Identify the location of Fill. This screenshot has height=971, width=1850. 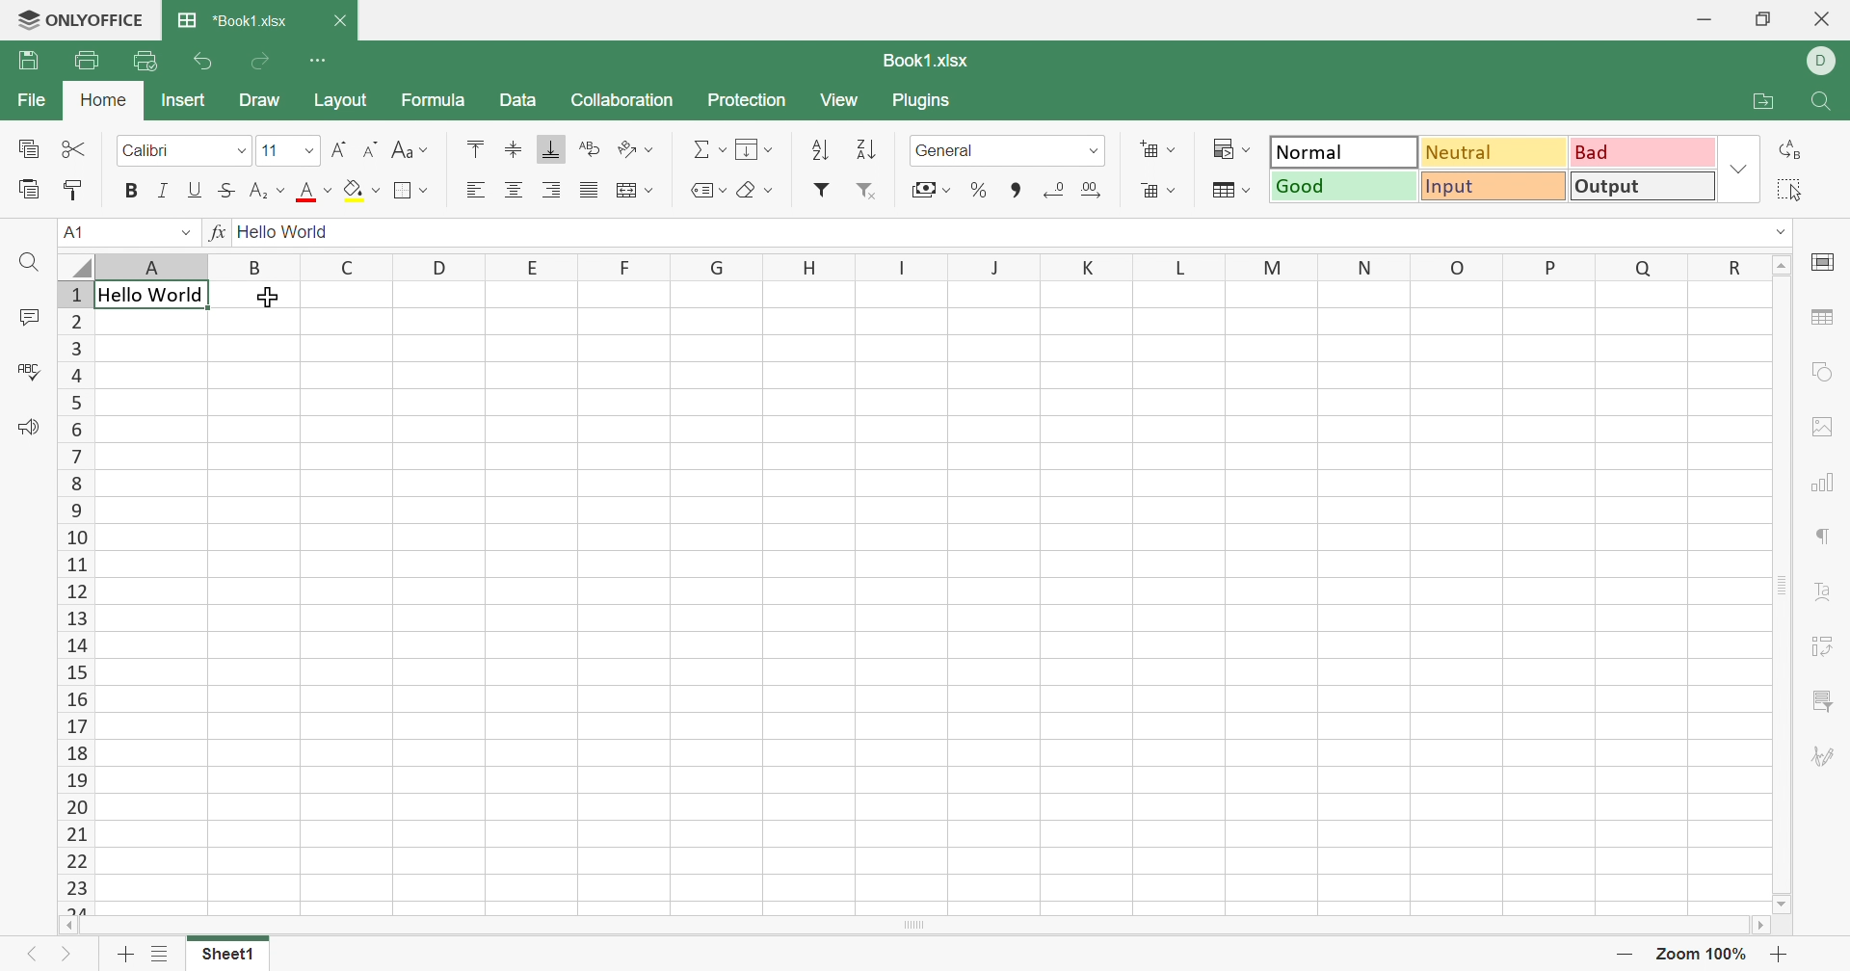
(753, 147).